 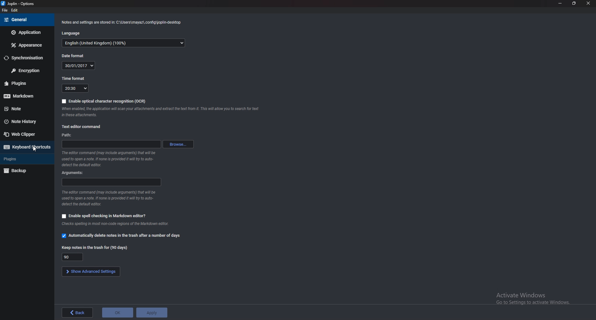 I want to click on Info, so click(x=115, y=225).